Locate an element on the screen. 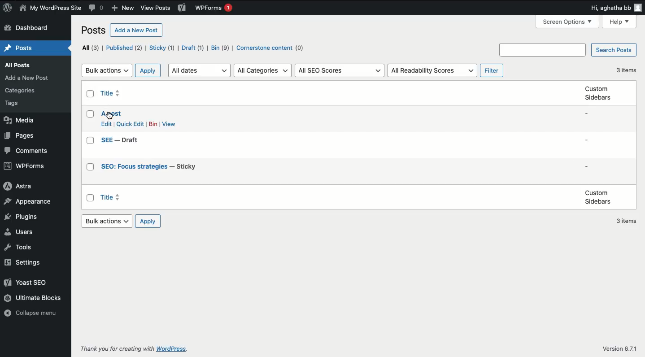  Bulk actions is located at coordinates (106, 70).